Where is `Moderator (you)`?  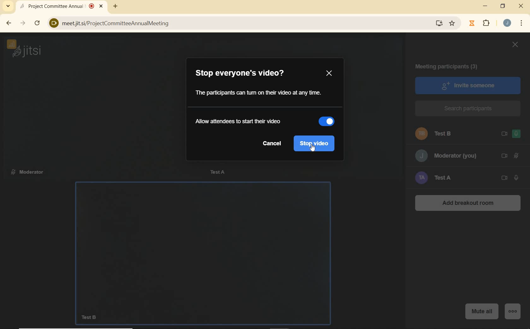 Moderator (you) is located at coordinates (447, 156).